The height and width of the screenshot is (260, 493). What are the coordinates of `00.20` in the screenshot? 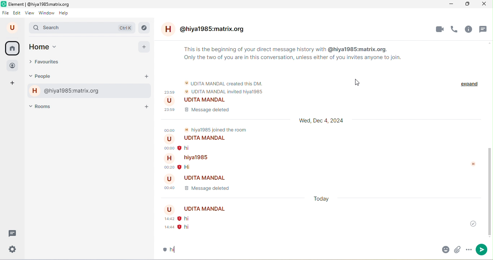 It's located at (167, 167).